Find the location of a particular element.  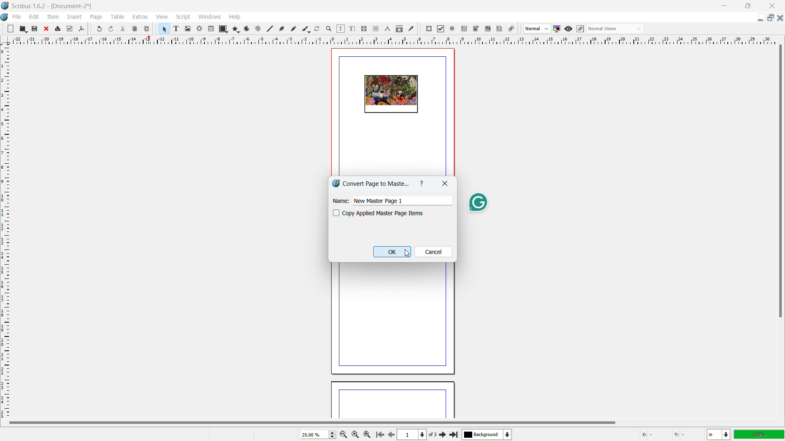

close window is located at coordinates (771, 5).